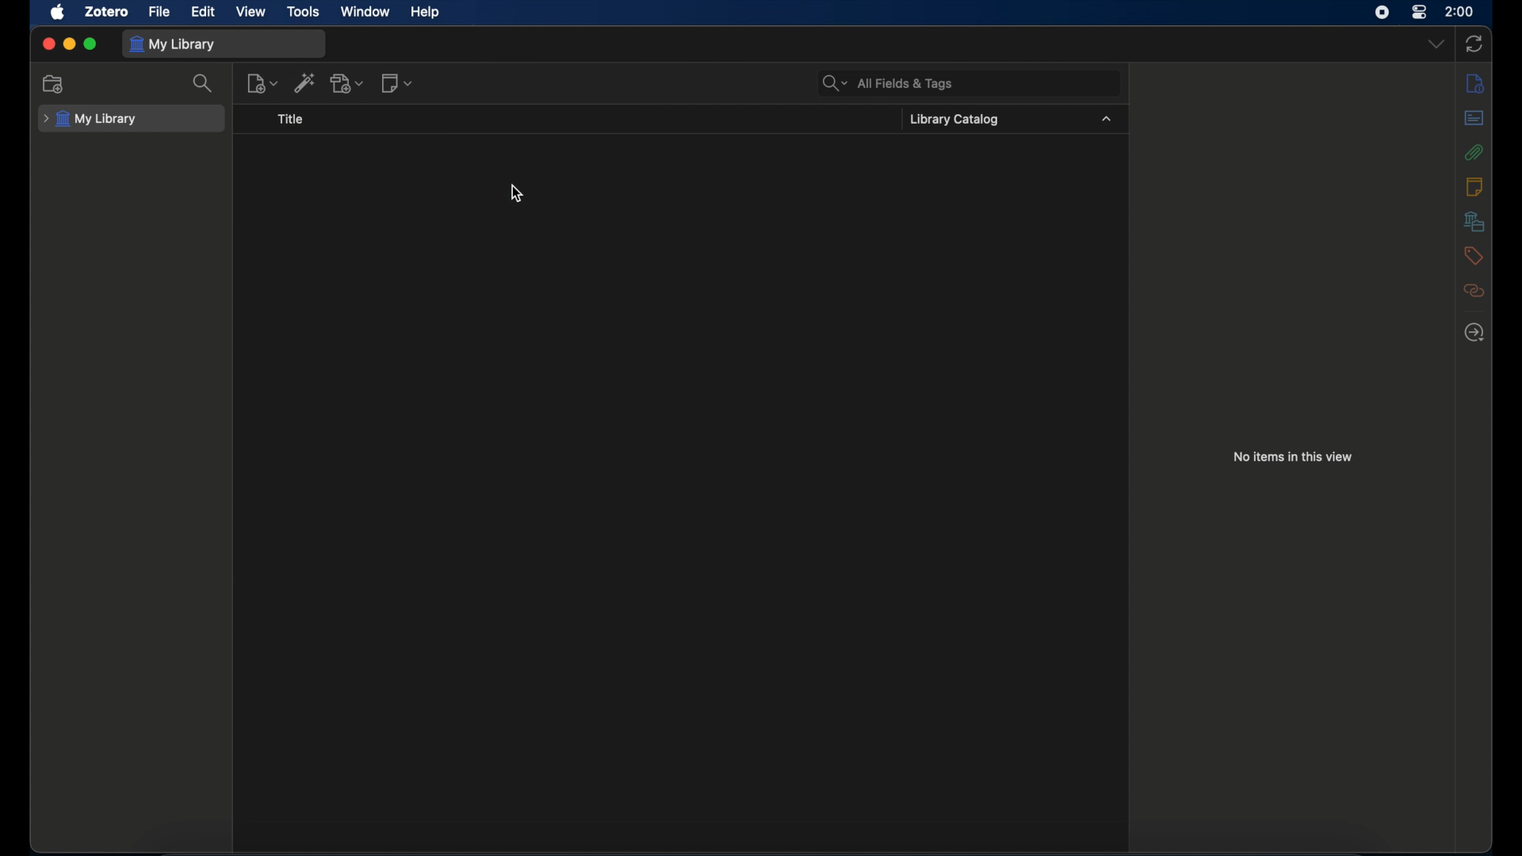  Describe the element at coordinates (262, 82) in the screenshot. I see `new item` at that location.